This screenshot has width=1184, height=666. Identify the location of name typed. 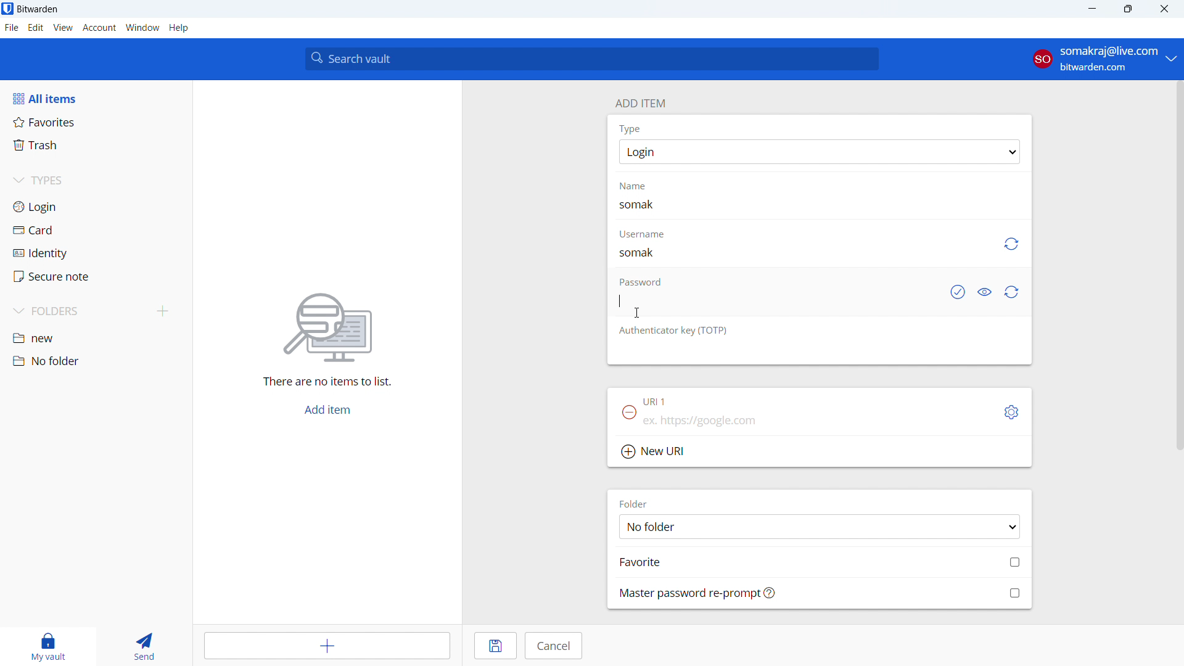
(638, 204).